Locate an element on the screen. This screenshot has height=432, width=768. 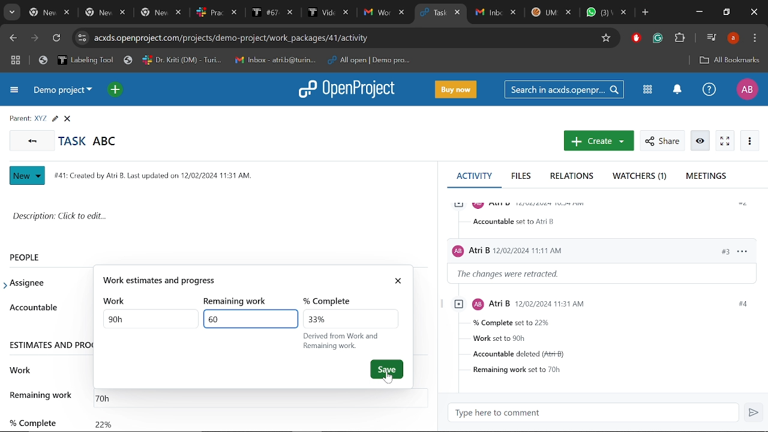
Add/remove bookmark is located at coordinates (607, 37).